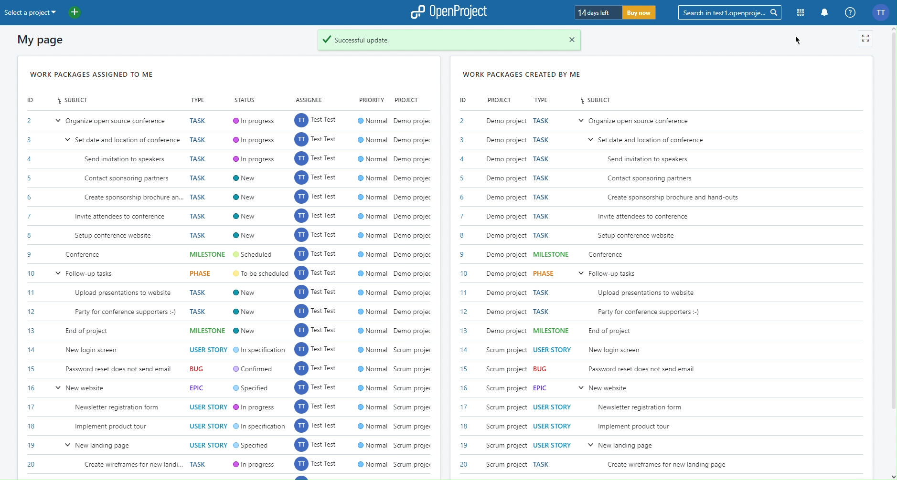  I want to click on In progress, so click(256, 409).